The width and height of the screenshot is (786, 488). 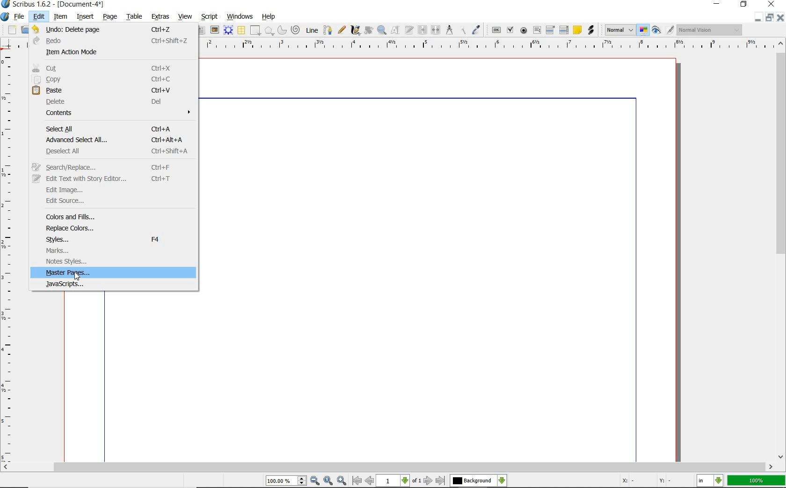 What do you see at coordinates (327, 30) in the screenshot?
I see `Bezier curve` at bounding box center [327, 30].